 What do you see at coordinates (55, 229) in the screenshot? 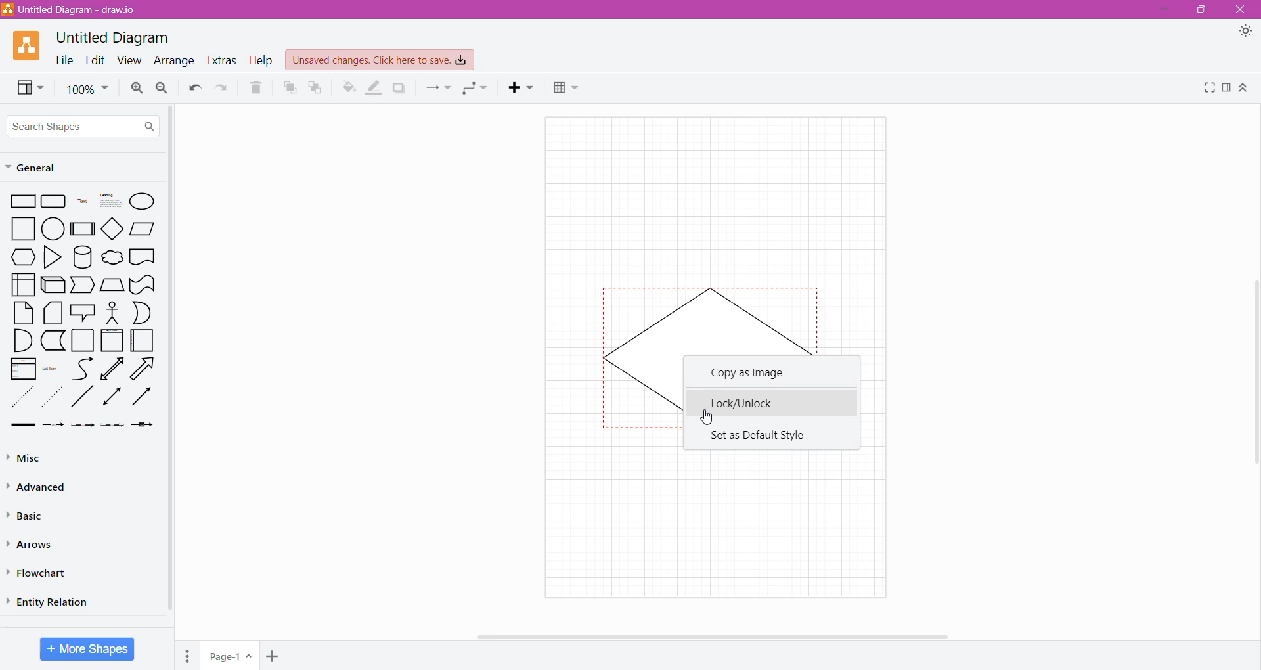
I see `Circle` at bounding box center [55, 229].